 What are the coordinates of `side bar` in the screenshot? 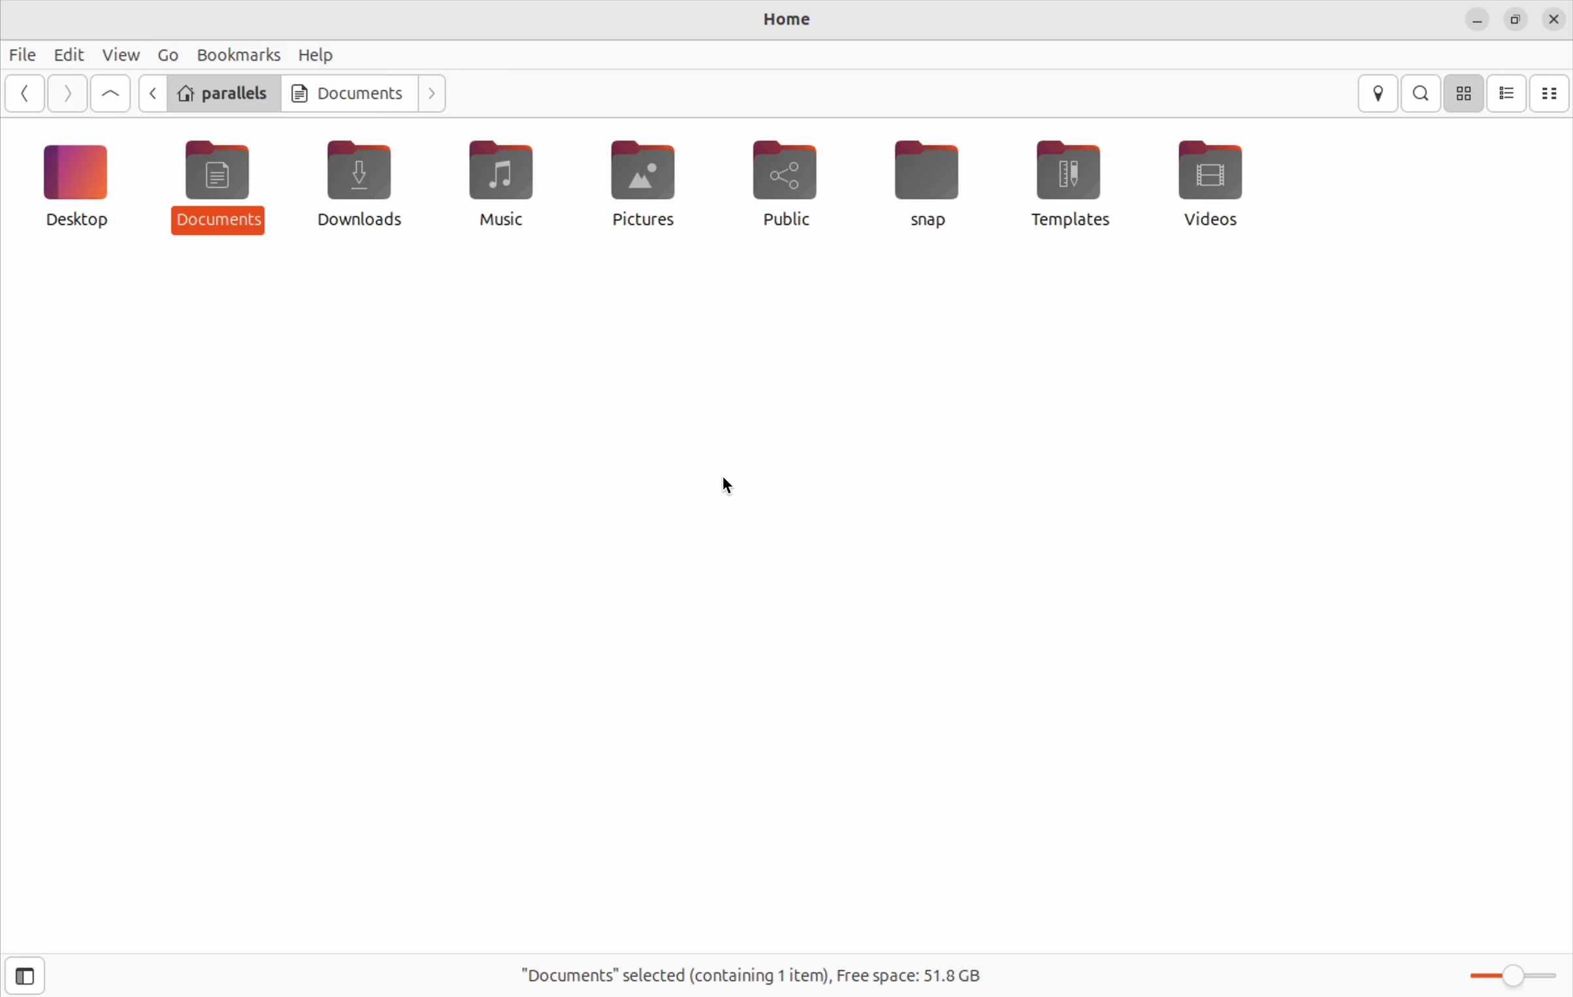 It's located at (33, 967).